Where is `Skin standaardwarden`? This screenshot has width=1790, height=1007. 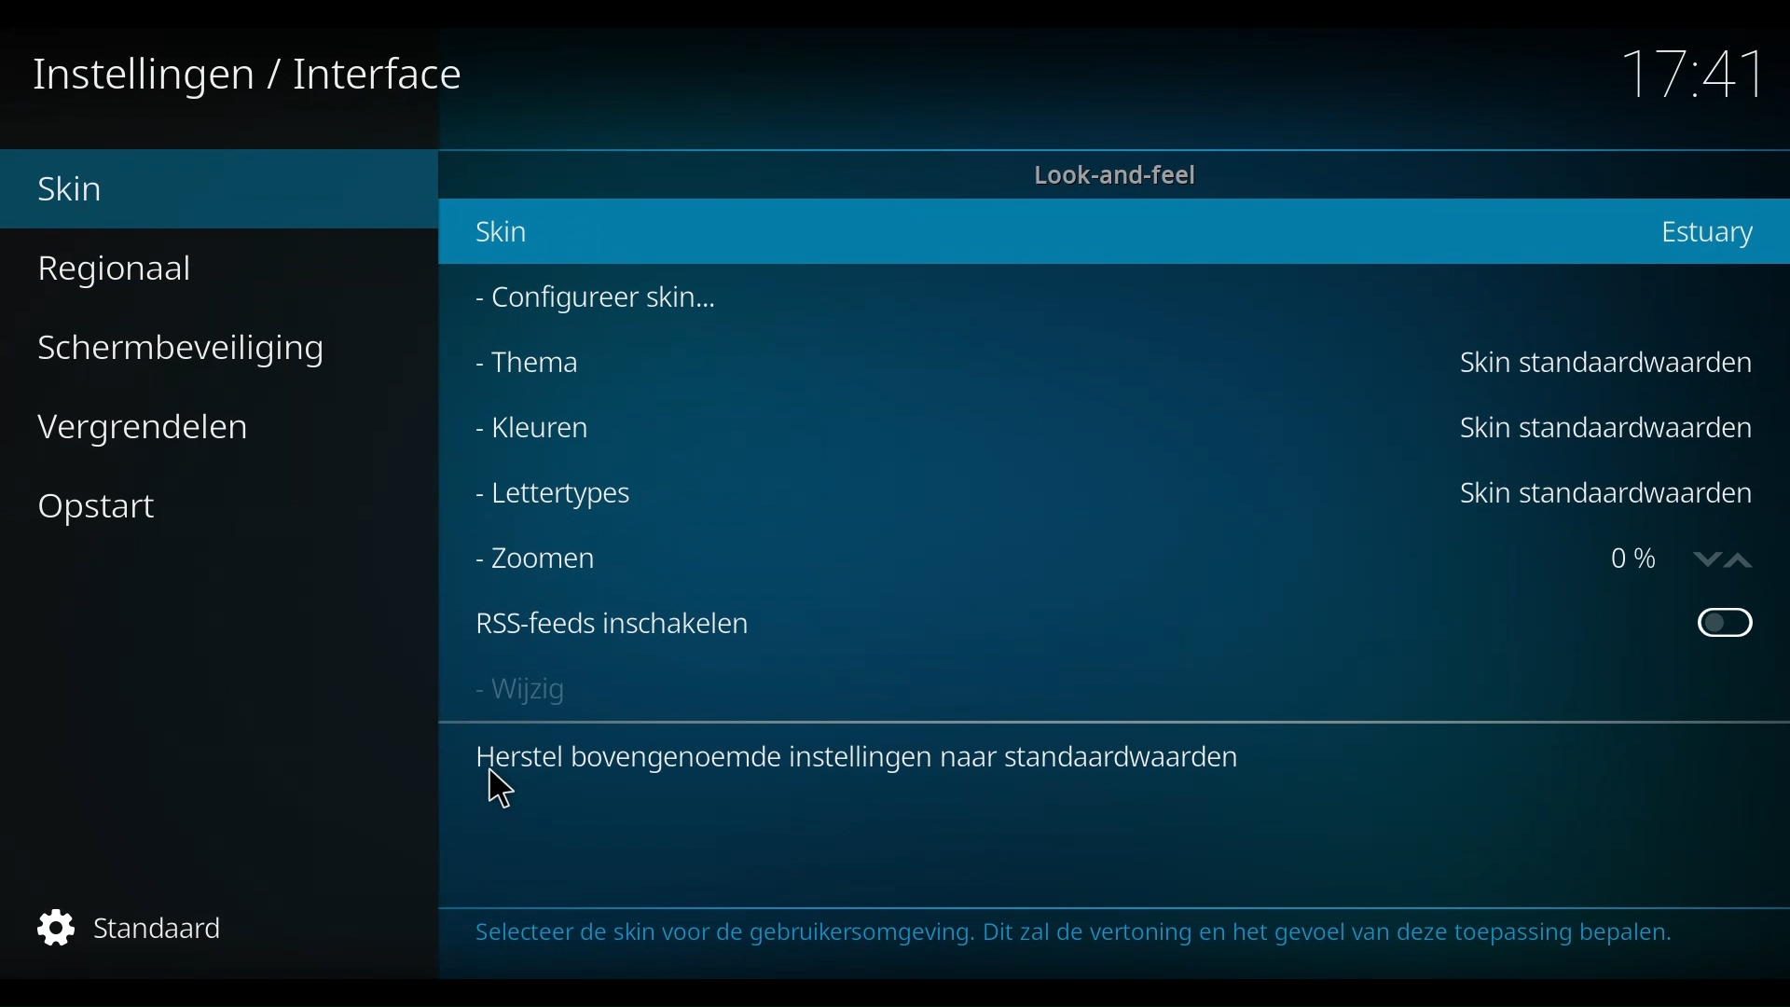 Skin standaardwarden is located at coordinates (1604, 494).